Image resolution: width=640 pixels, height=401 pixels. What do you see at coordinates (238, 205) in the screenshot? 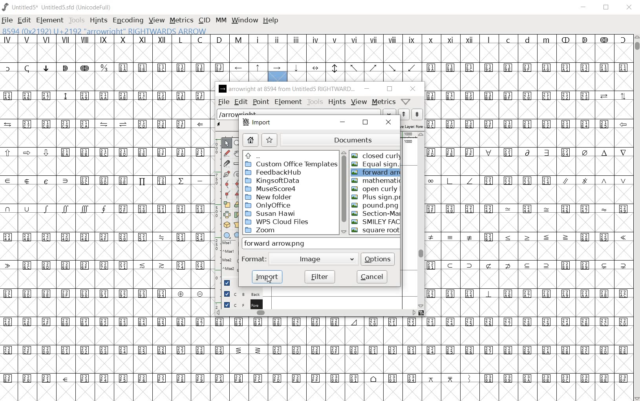
I see `rotate the selection` at bounding box center [238, 205].